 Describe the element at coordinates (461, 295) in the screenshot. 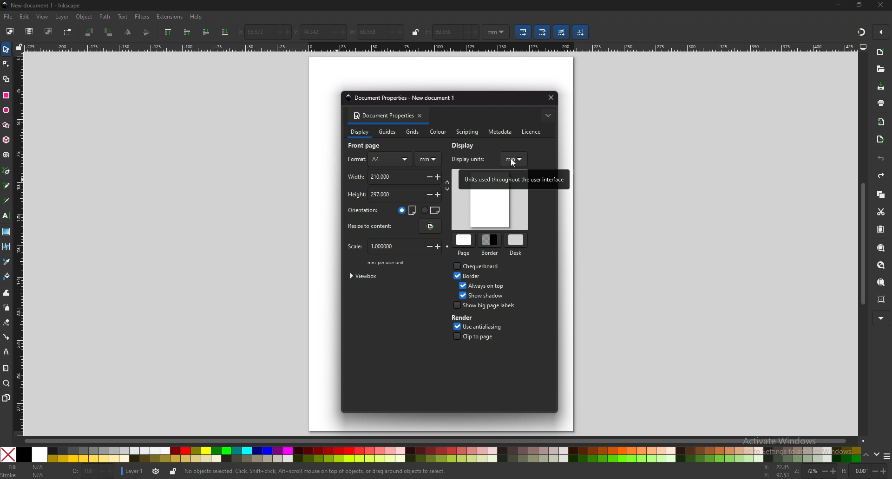

I see `Checkbox` at that location.